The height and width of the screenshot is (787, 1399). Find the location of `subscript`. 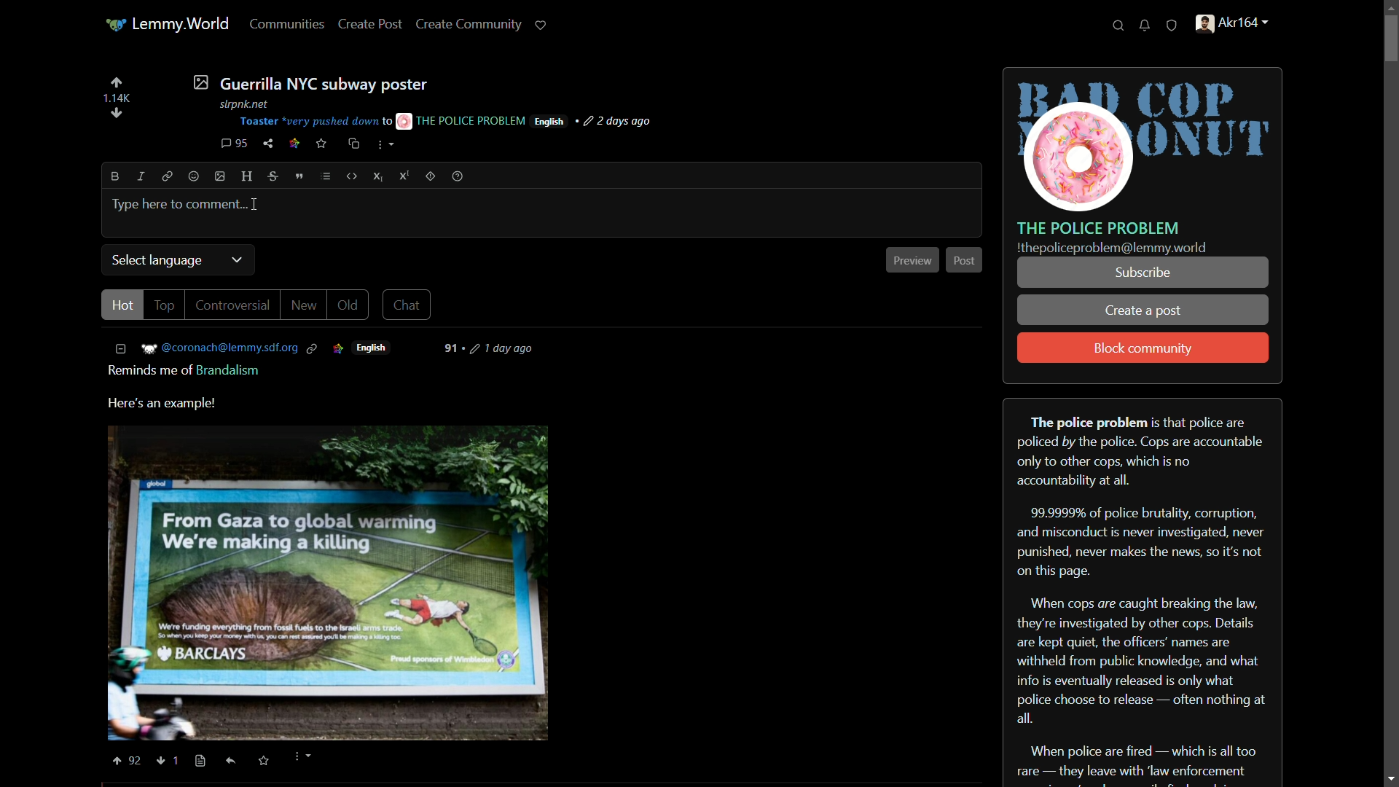

subscript is located at coordinates (380, 176).